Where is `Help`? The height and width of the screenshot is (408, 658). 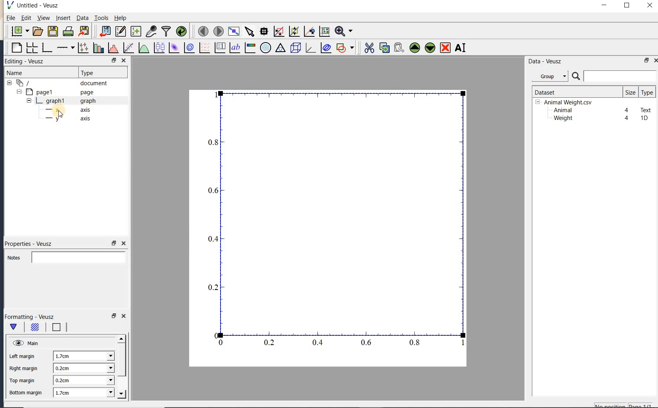
Help is located at coordinates (120, 18).